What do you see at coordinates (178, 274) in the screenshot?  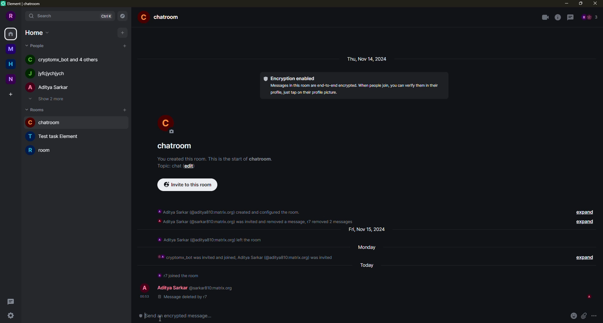 I see `info` at bounding box center [178, 274].